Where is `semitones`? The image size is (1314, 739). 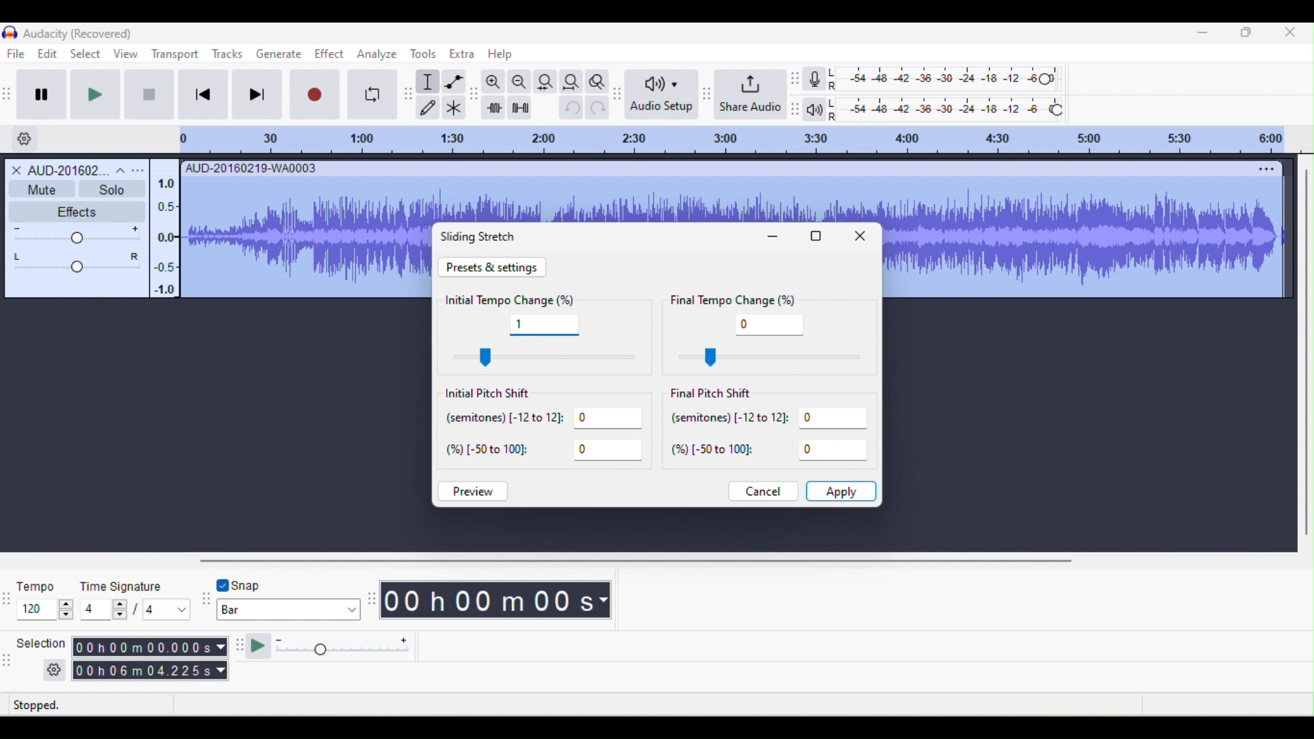 semitones is located at coordinates (545, 420).